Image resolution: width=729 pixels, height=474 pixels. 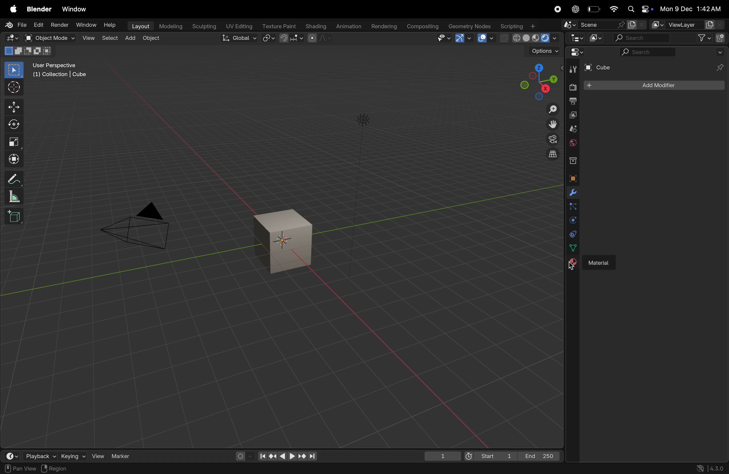 I want to click on apple widgets, so click(x=639, y=9).